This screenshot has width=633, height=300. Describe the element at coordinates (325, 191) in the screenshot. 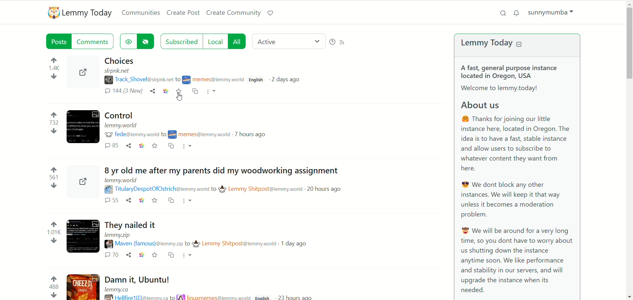

I see `20 hours ago (post date)` at that location.